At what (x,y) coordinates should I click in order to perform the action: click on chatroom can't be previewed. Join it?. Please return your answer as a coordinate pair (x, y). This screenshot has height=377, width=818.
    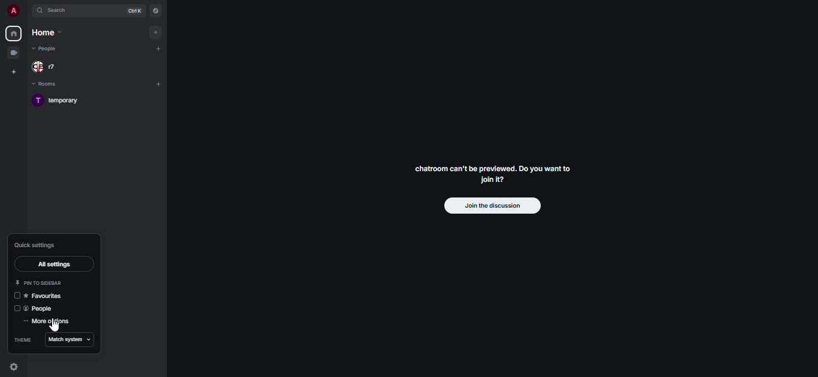
    Looking at the image, I should click on (494, 174).